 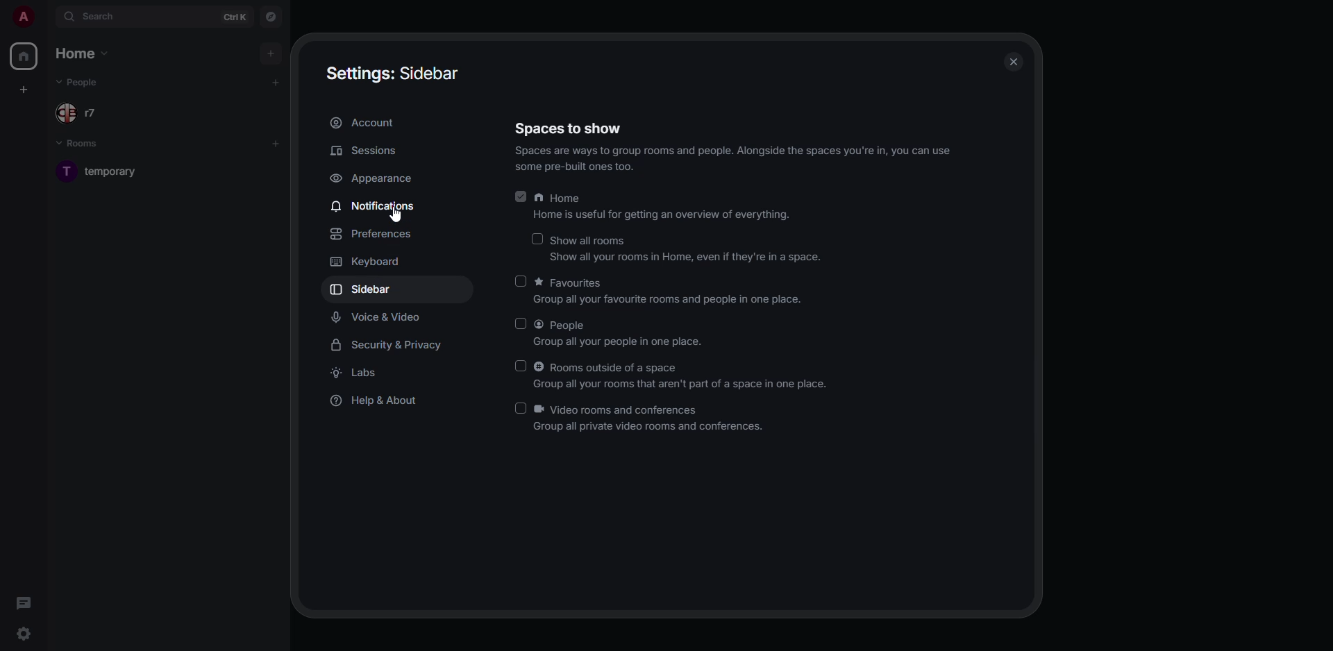 What do you see at coordinates (22, 602) in the screenshot?
I see `threads` at bounding box center [22, 602].